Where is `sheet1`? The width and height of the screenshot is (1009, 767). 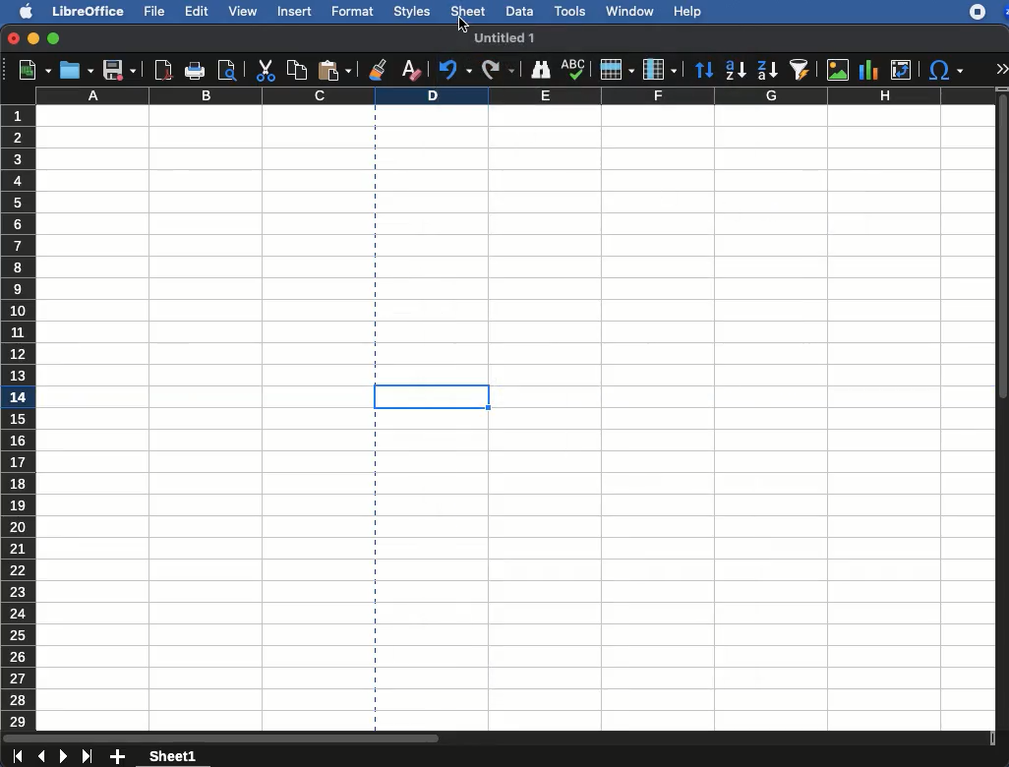
sheet1 is located at coordinates (174, 755).